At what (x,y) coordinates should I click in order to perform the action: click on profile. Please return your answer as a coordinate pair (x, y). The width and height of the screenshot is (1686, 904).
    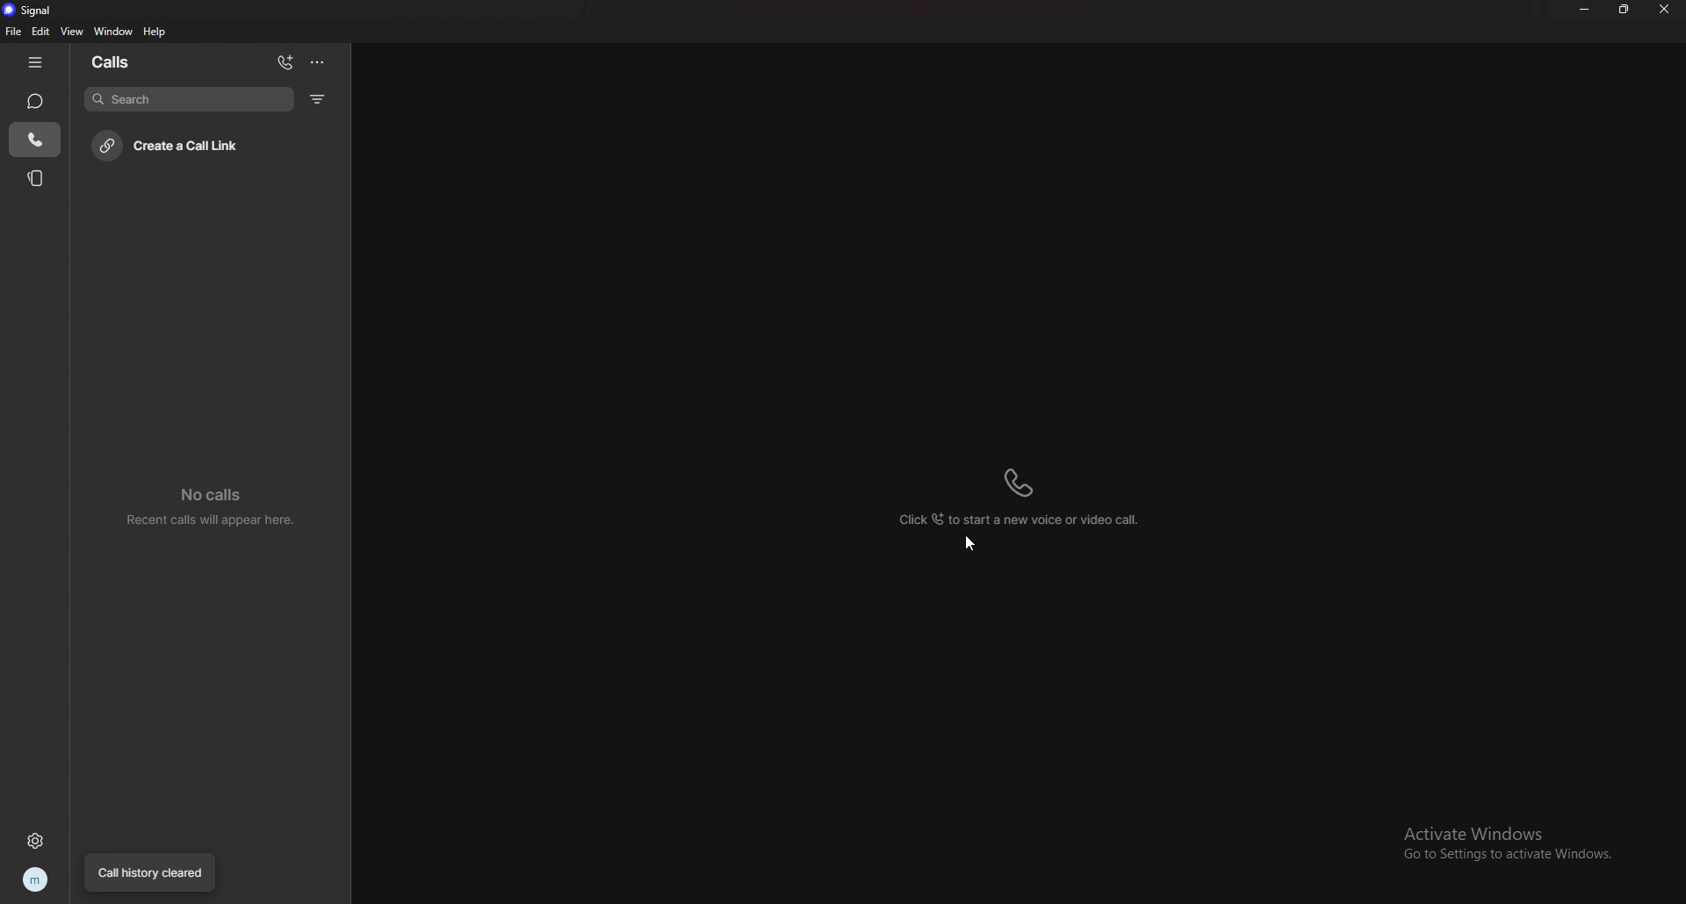
    Looking at the image, I should click on (35, 879).